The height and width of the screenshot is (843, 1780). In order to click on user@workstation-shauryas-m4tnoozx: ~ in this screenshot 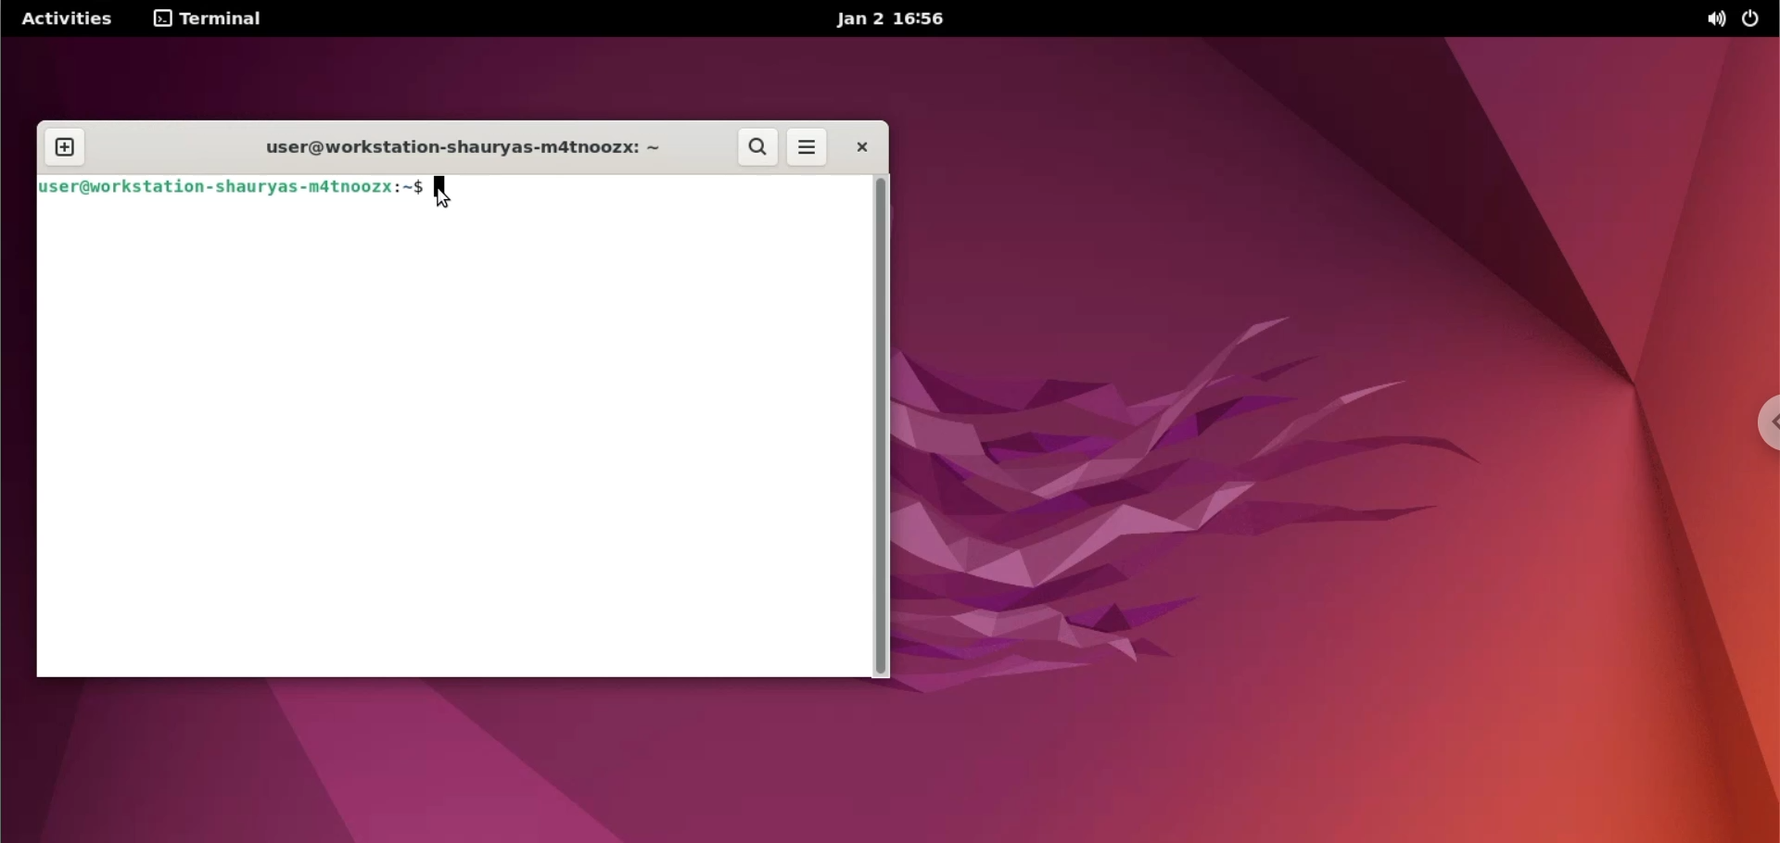, I will do `click(463, 148)`.